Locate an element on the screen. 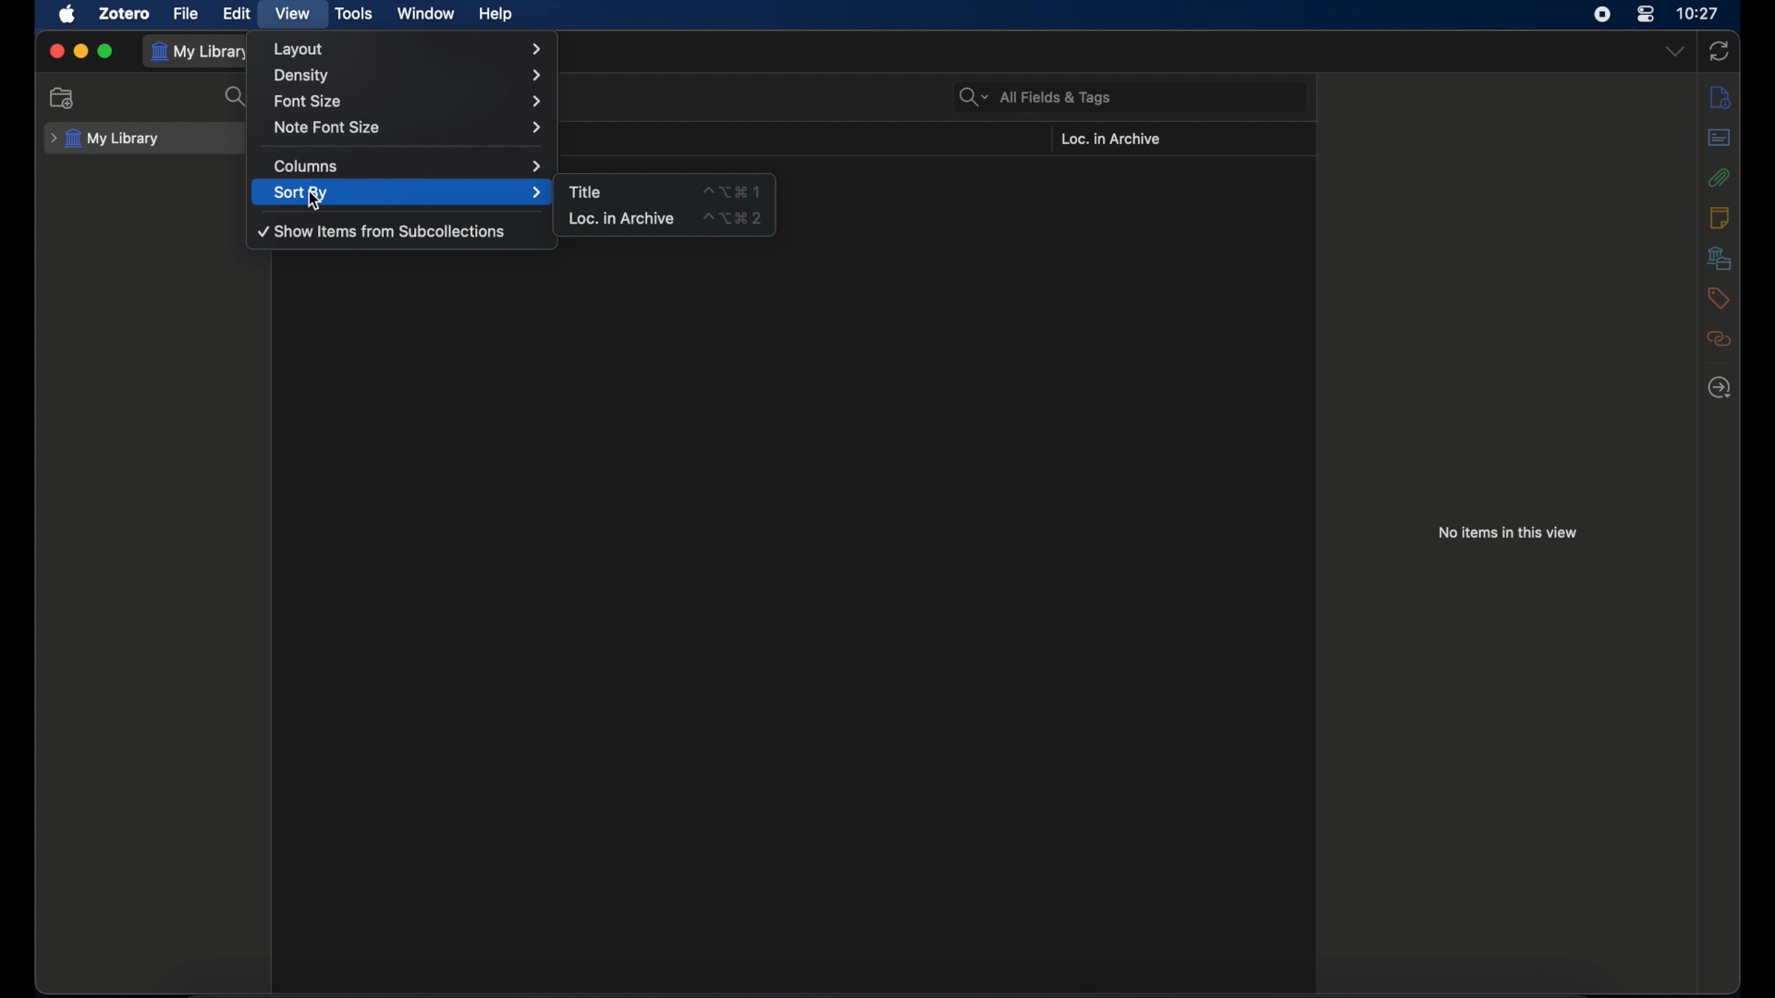 This screenshot has height=998, width=1775. shortcut is located at coordinates (732, 191).